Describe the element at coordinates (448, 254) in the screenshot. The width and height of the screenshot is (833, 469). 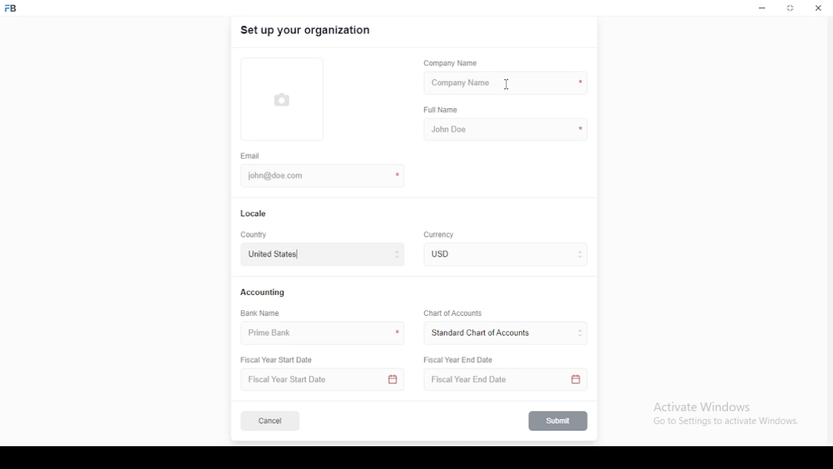
I see `currency` at that location.